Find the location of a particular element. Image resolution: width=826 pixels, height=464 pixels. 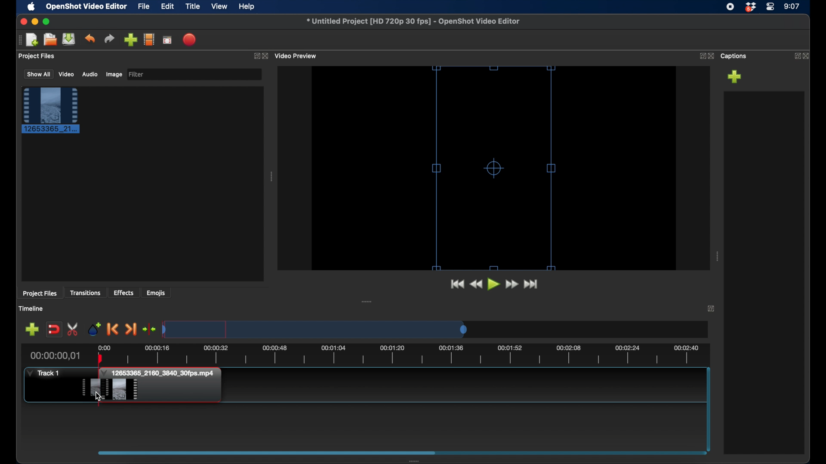

screen recorder icon is located at coordinates (730, 7).